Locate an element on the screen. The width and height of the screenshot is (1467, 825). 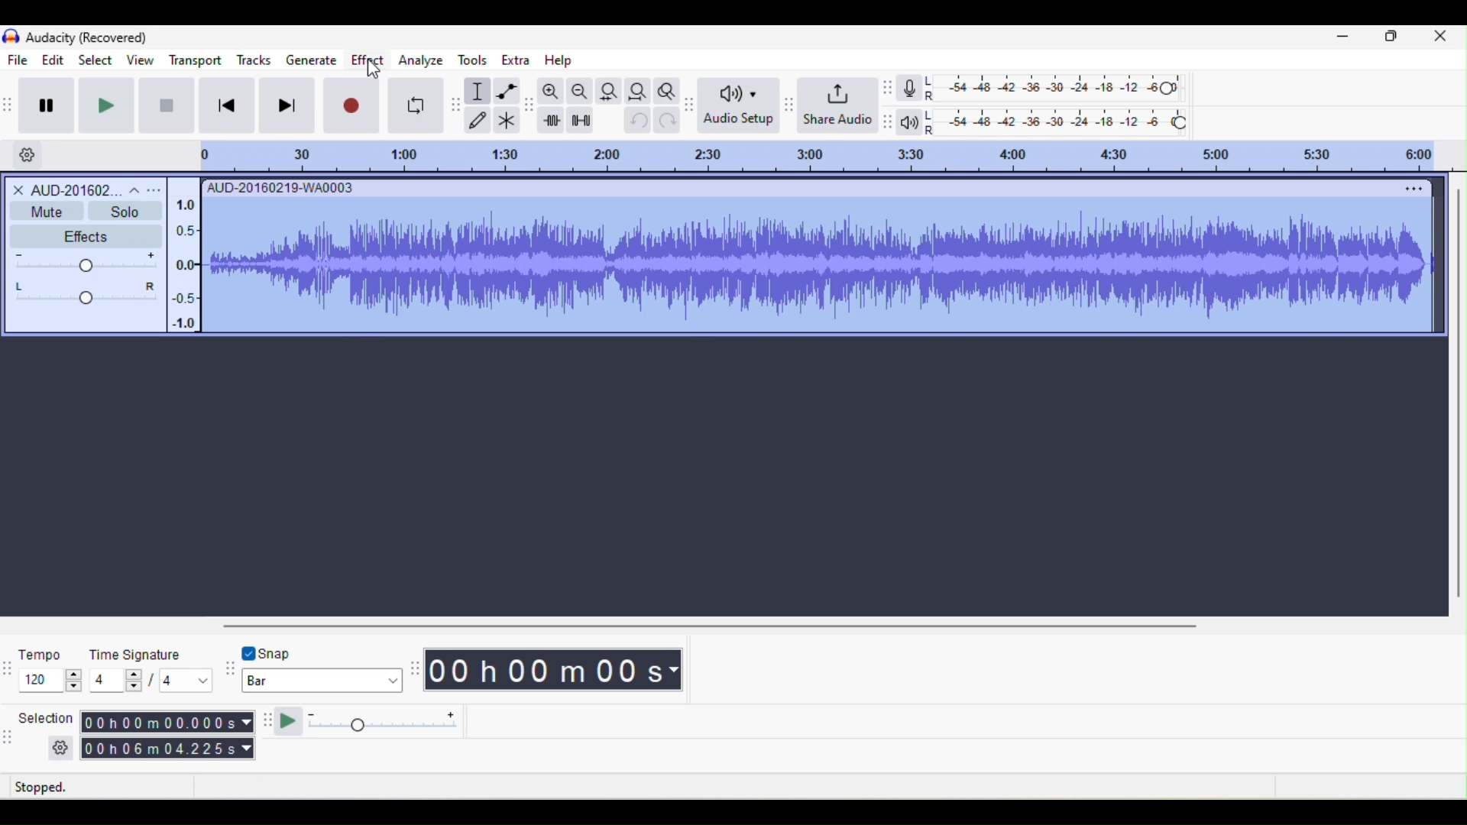
zoom toggle is located at coordinates (667, 89).